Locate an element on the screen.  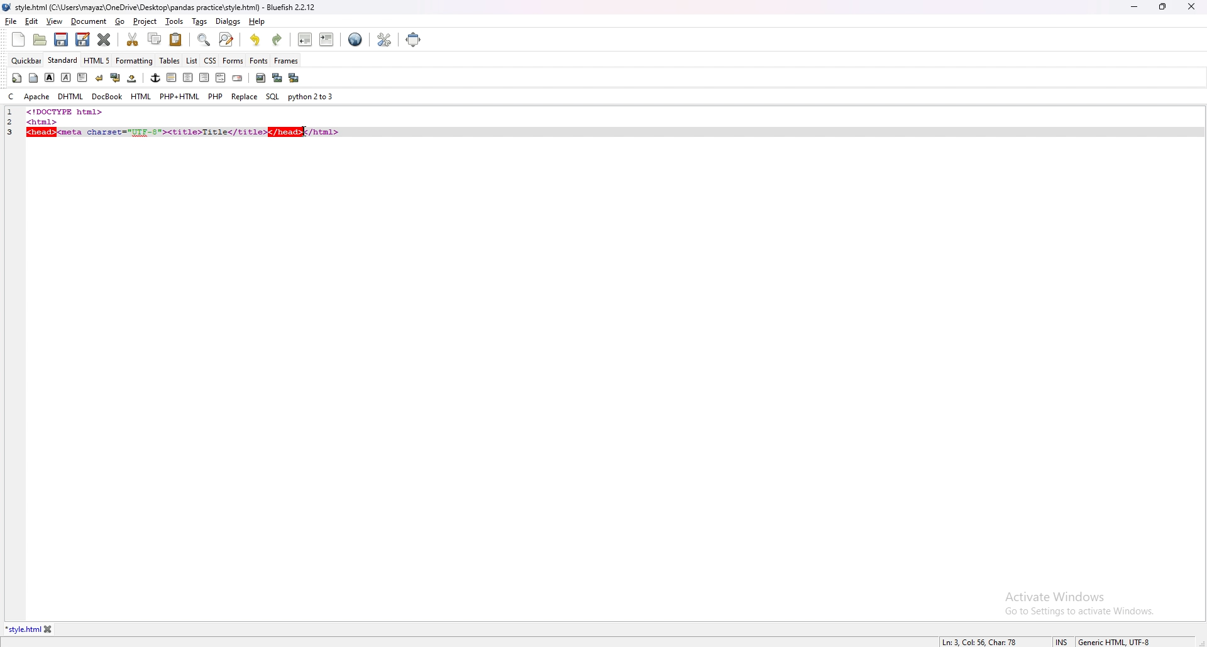
python 2to3 is located at coordinates (312, 97).